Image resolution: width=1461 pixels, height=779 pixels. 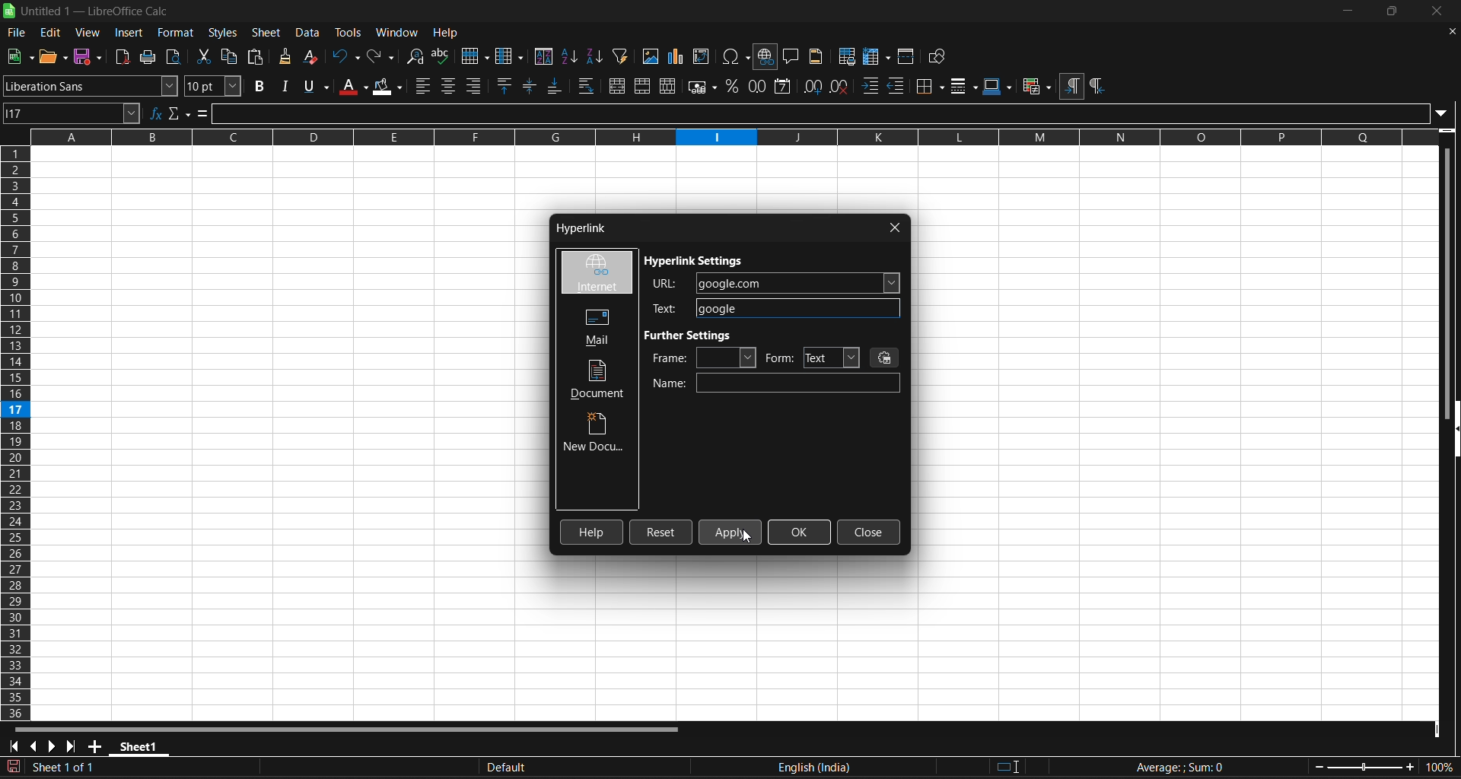 I want to click on close, so click(x=869, y=533).